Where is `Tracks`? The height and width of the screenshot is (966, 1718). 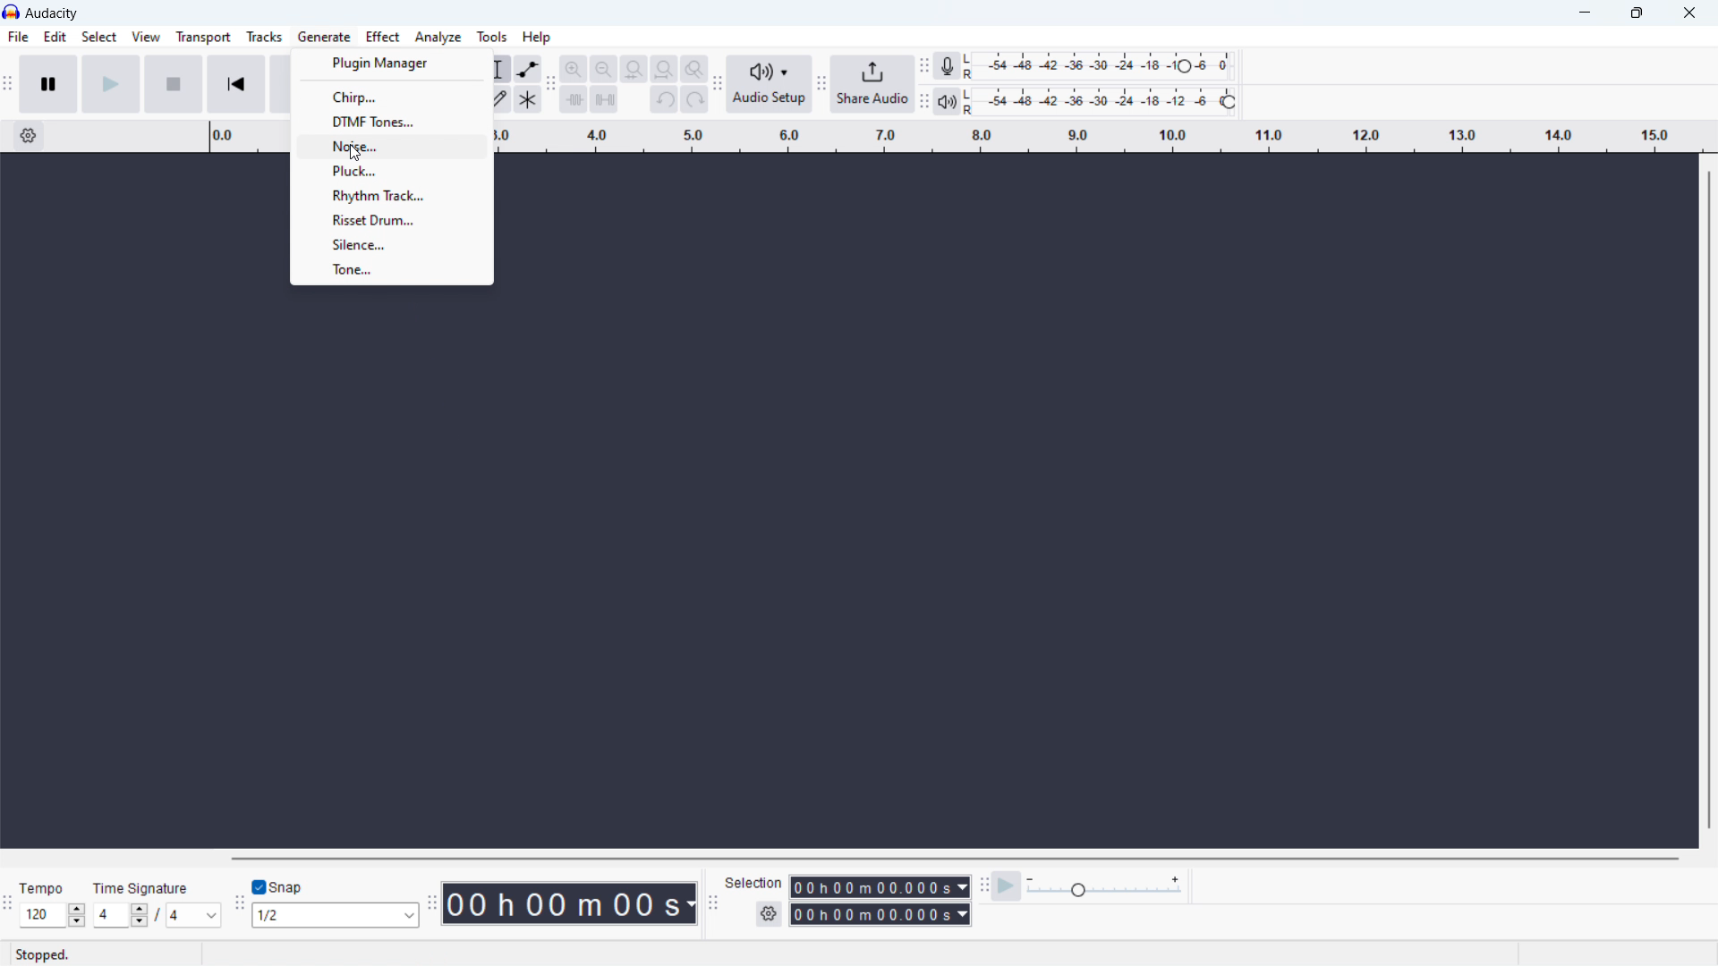 Tracks is located at coordinates (266, 37).